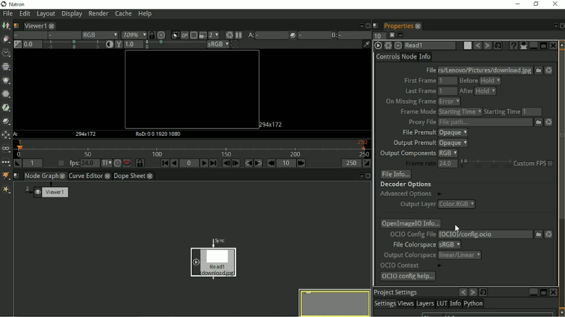 This screenshot has width=565, height=317. I want to click on close, so click(554, 291).